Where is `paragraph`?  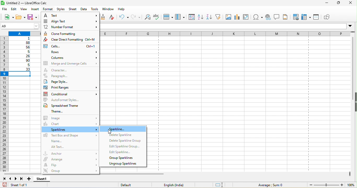 paragraph is located at coordinates (70, 76).